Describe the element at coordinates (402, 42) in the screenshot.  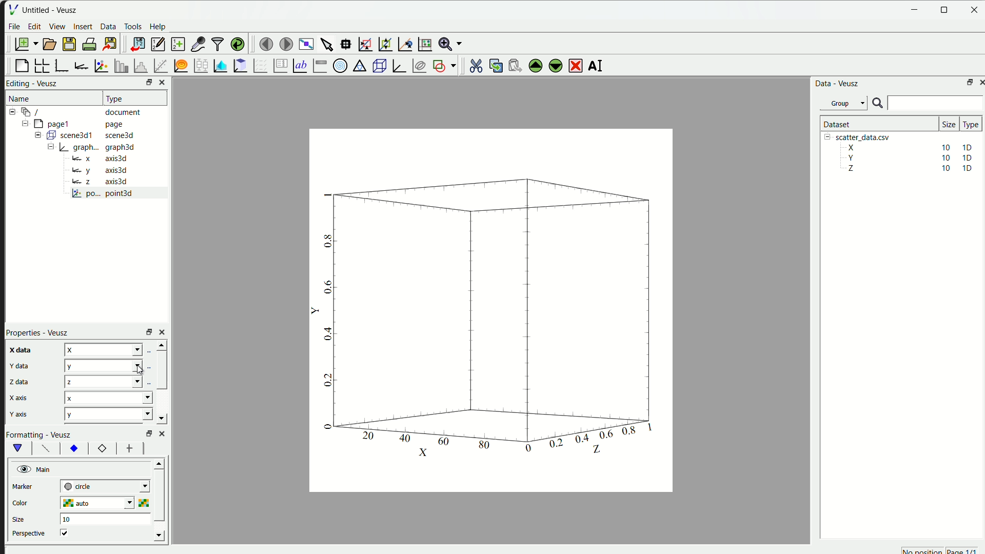
I see `recenter graph axes` at that location.